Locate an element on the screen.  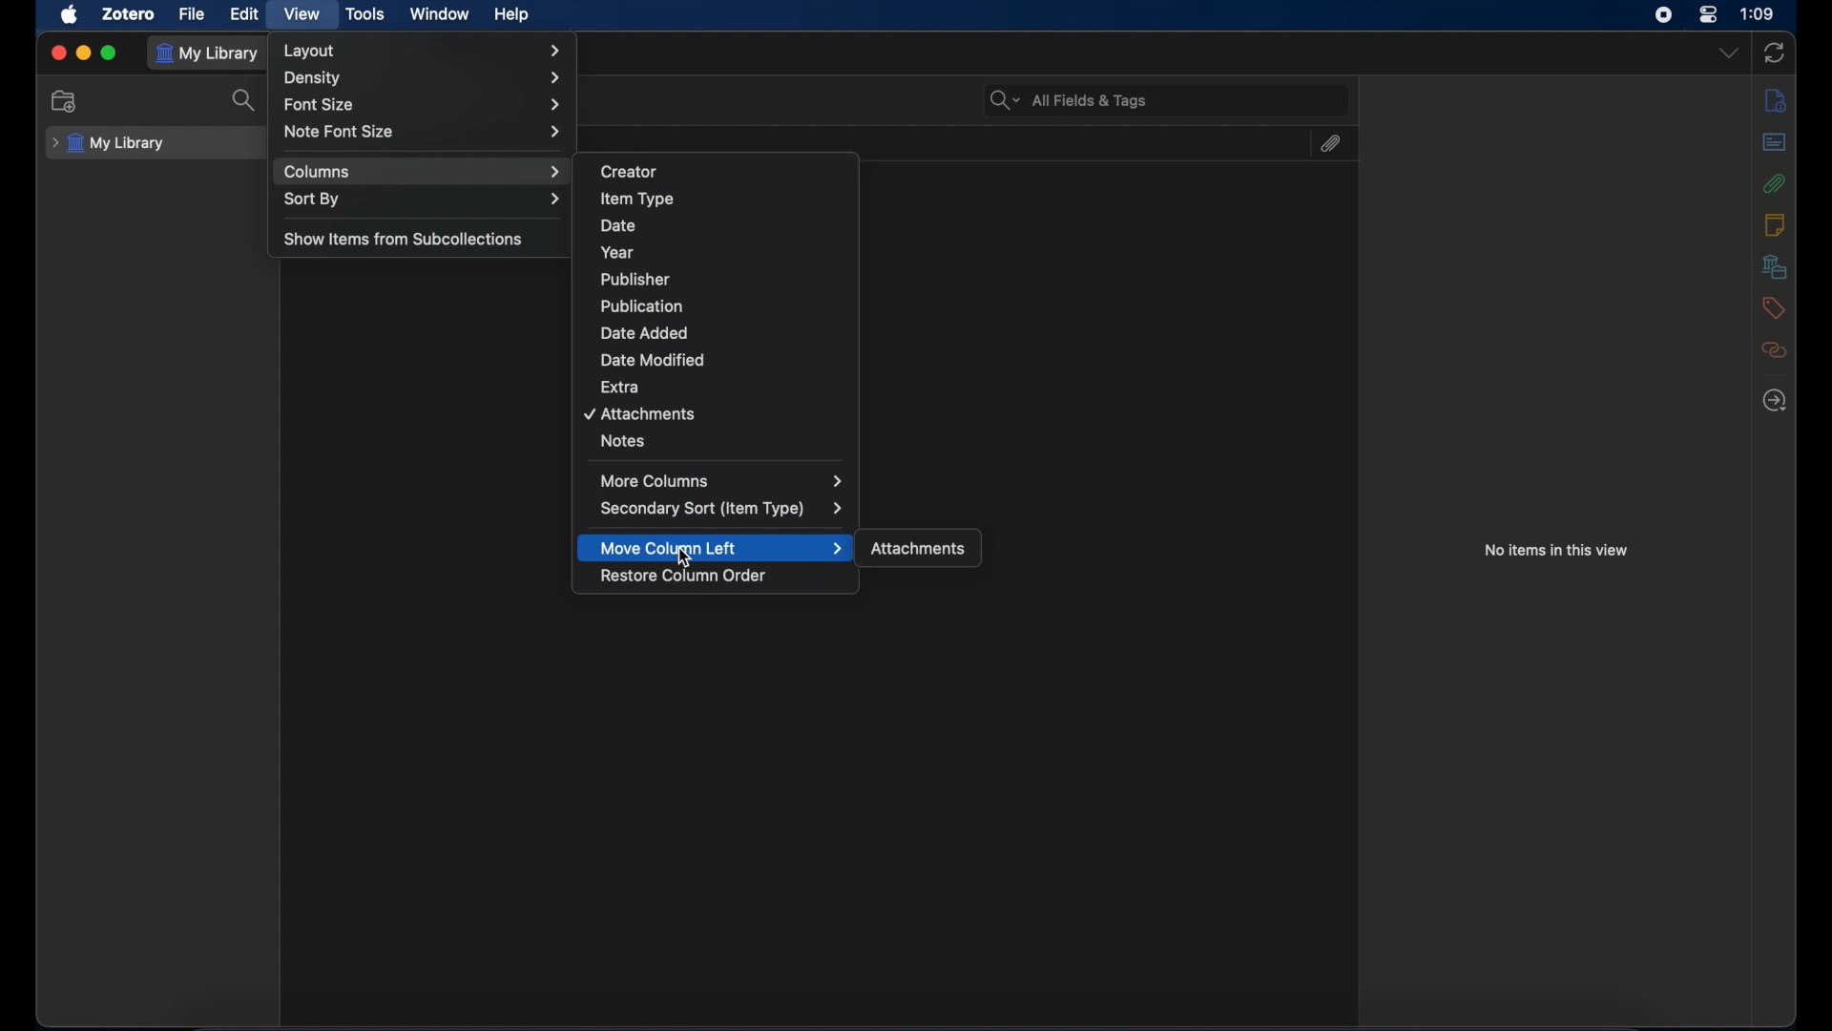
sync is located at coordinates (1776, 53).